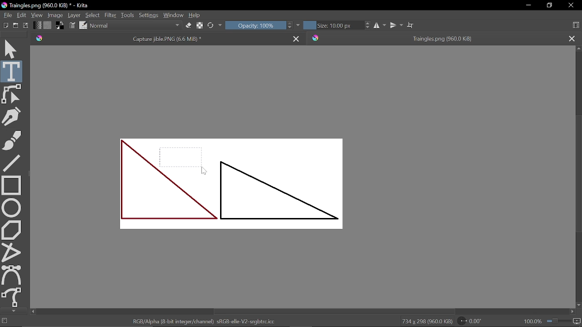 The width and height of the screenshot is (582, 327). Describe the element at coordinates (332, 25) in the screenshot. I see `Size` at that location.